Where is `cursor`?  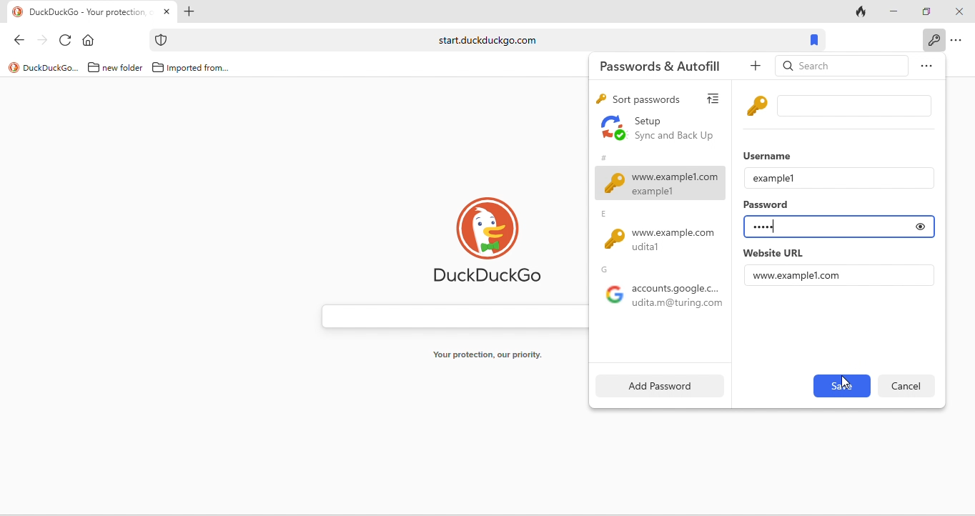
cursor is located at coordinates (847, 382).